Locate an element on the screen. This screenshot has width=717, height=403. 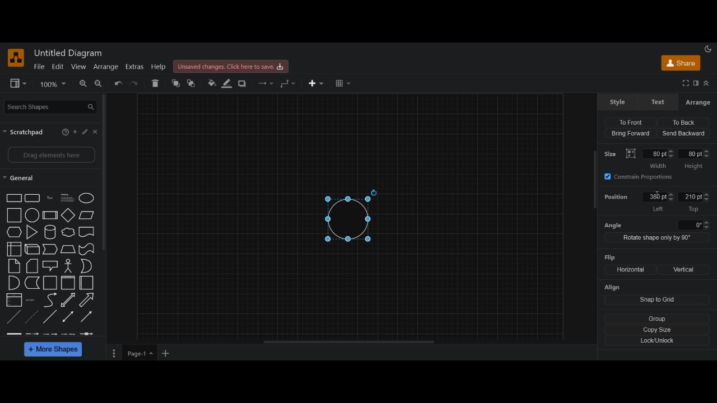
Draw.io logo is located at coordinates (16, 58).